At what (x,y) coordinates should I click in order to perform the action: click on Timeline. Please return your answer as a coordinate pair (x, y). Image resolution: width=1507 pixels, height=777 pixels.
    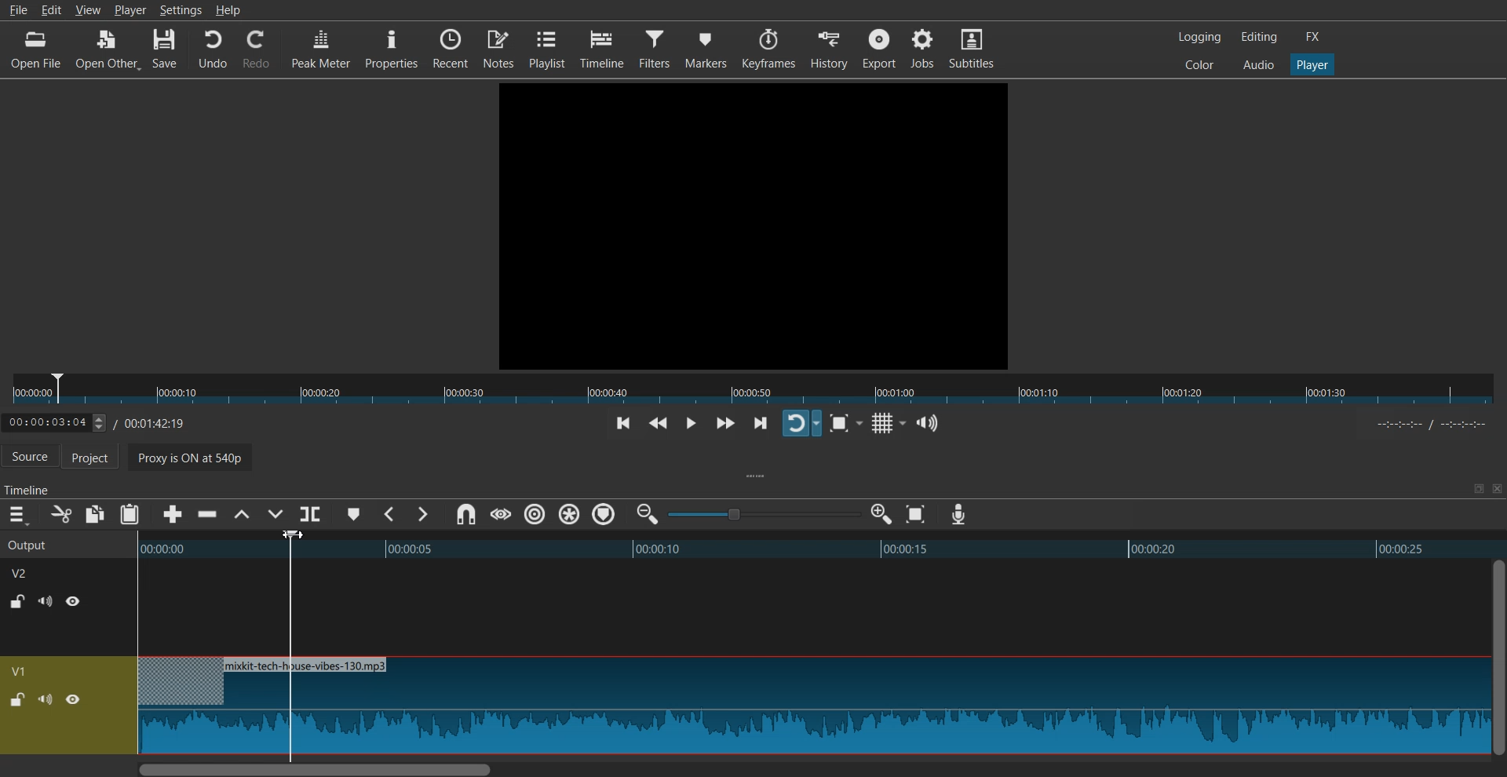
    Looking at the image, I should click on (602, 49).